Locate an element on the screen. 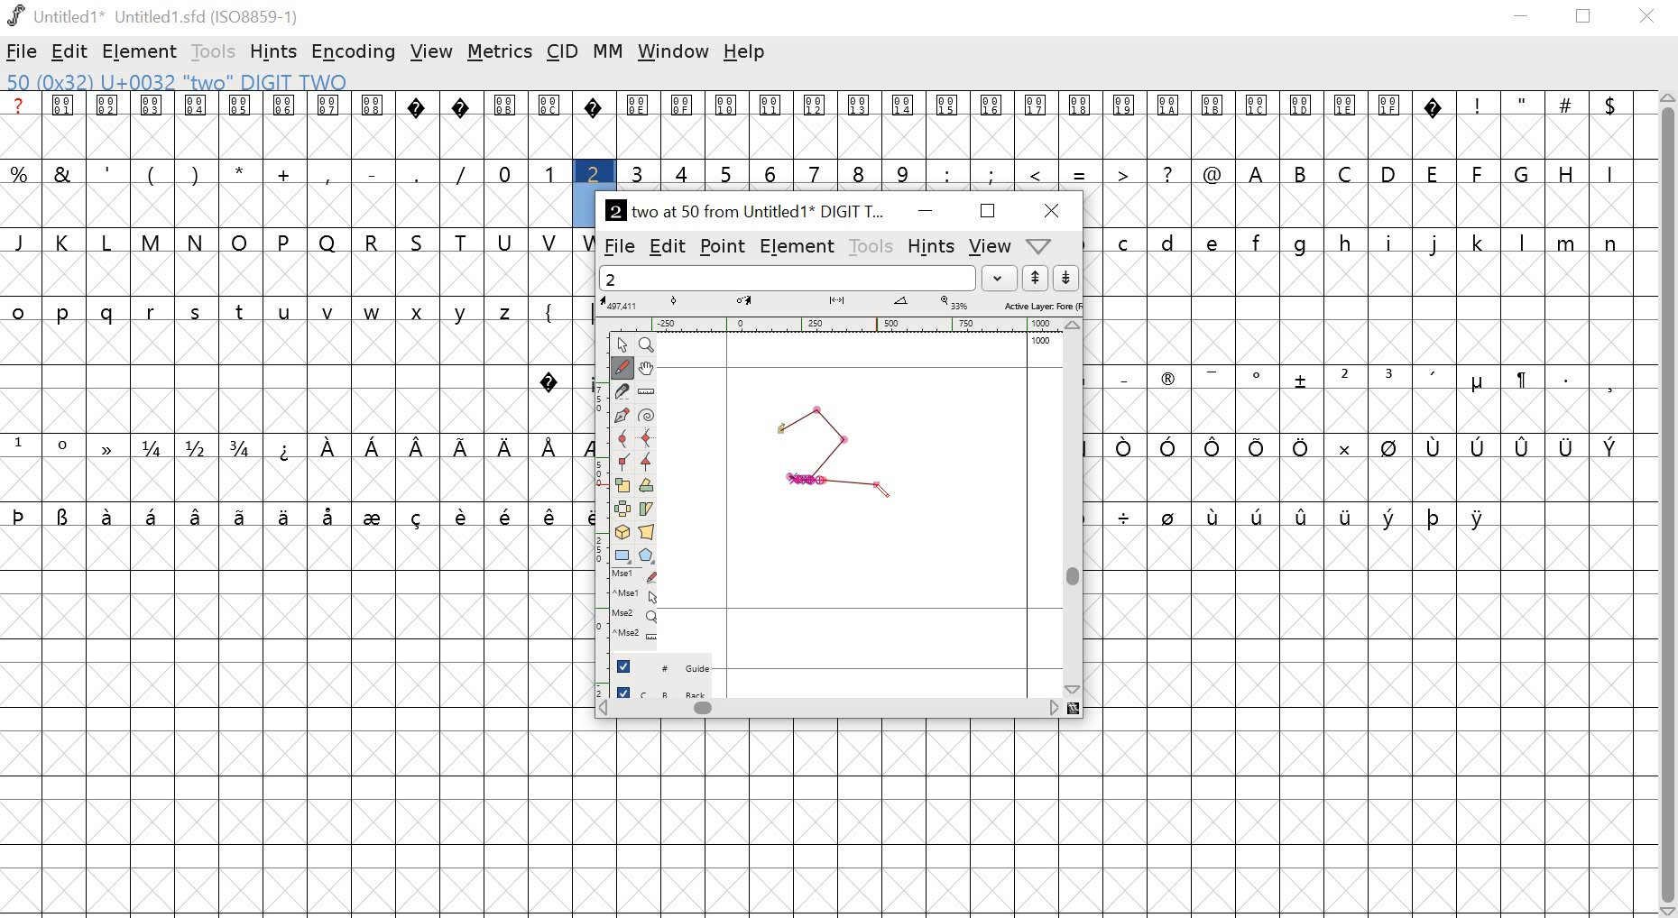 The height and width of the screenshot is (918, 1678). 1000 is located at coordinates (1043, 344).